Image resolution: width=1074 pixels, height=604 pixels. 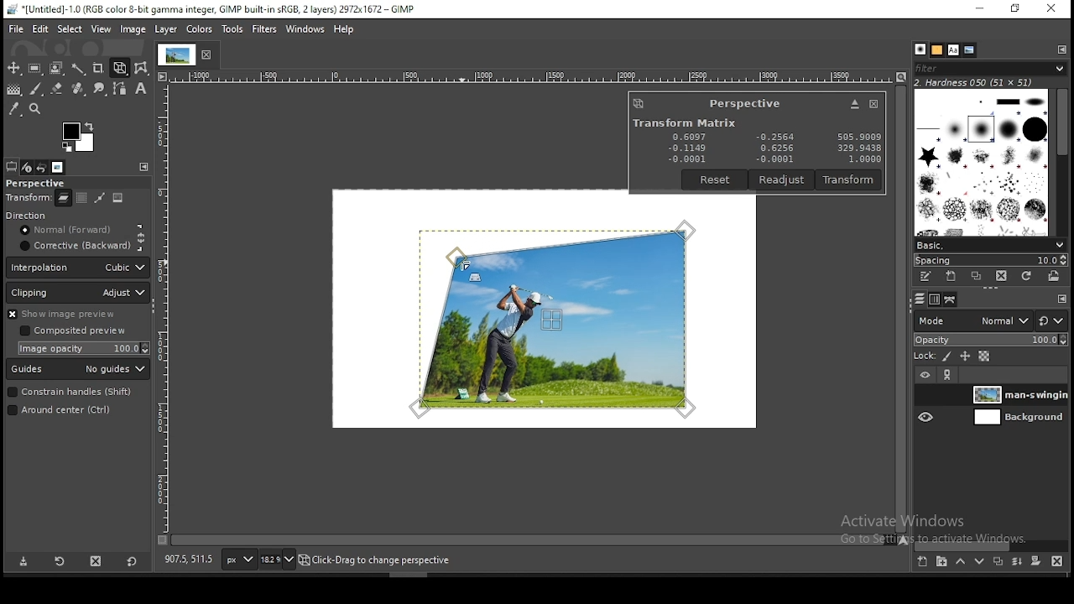 What do you see at coordinates (1057, 560) in the screenshot?
I see `delete layer` at bounding box center [1057, 560].